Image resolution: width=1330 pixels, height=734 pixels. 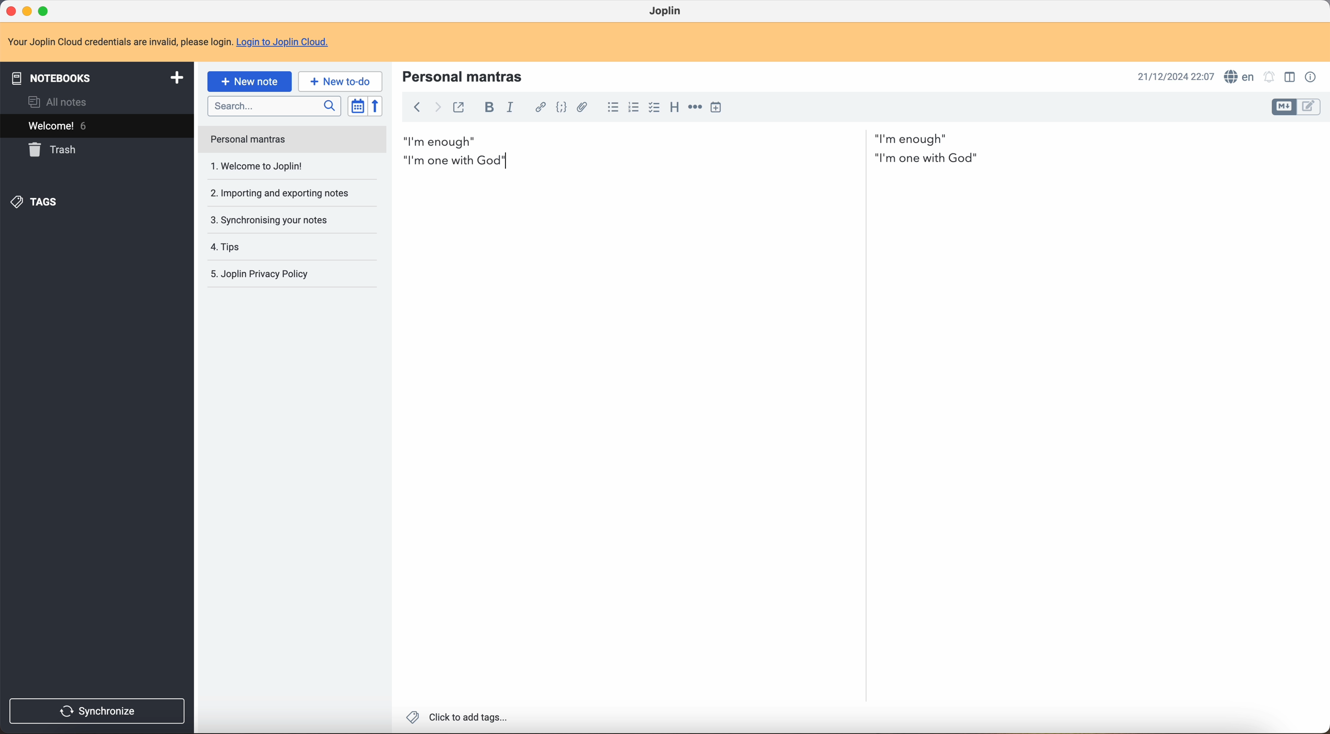 What do you see at coordinates (1311, 77) in the screenshot?
I see `note properties` at bounding box center [1311, 77].